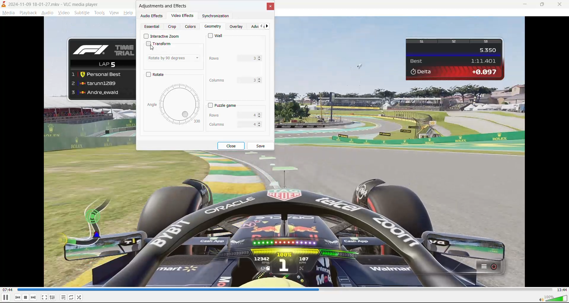 The width and height of the screenshot is (569, 303). Describe the element at coordinates (525, 5) in the screenshot. I see `minimize` at that location.